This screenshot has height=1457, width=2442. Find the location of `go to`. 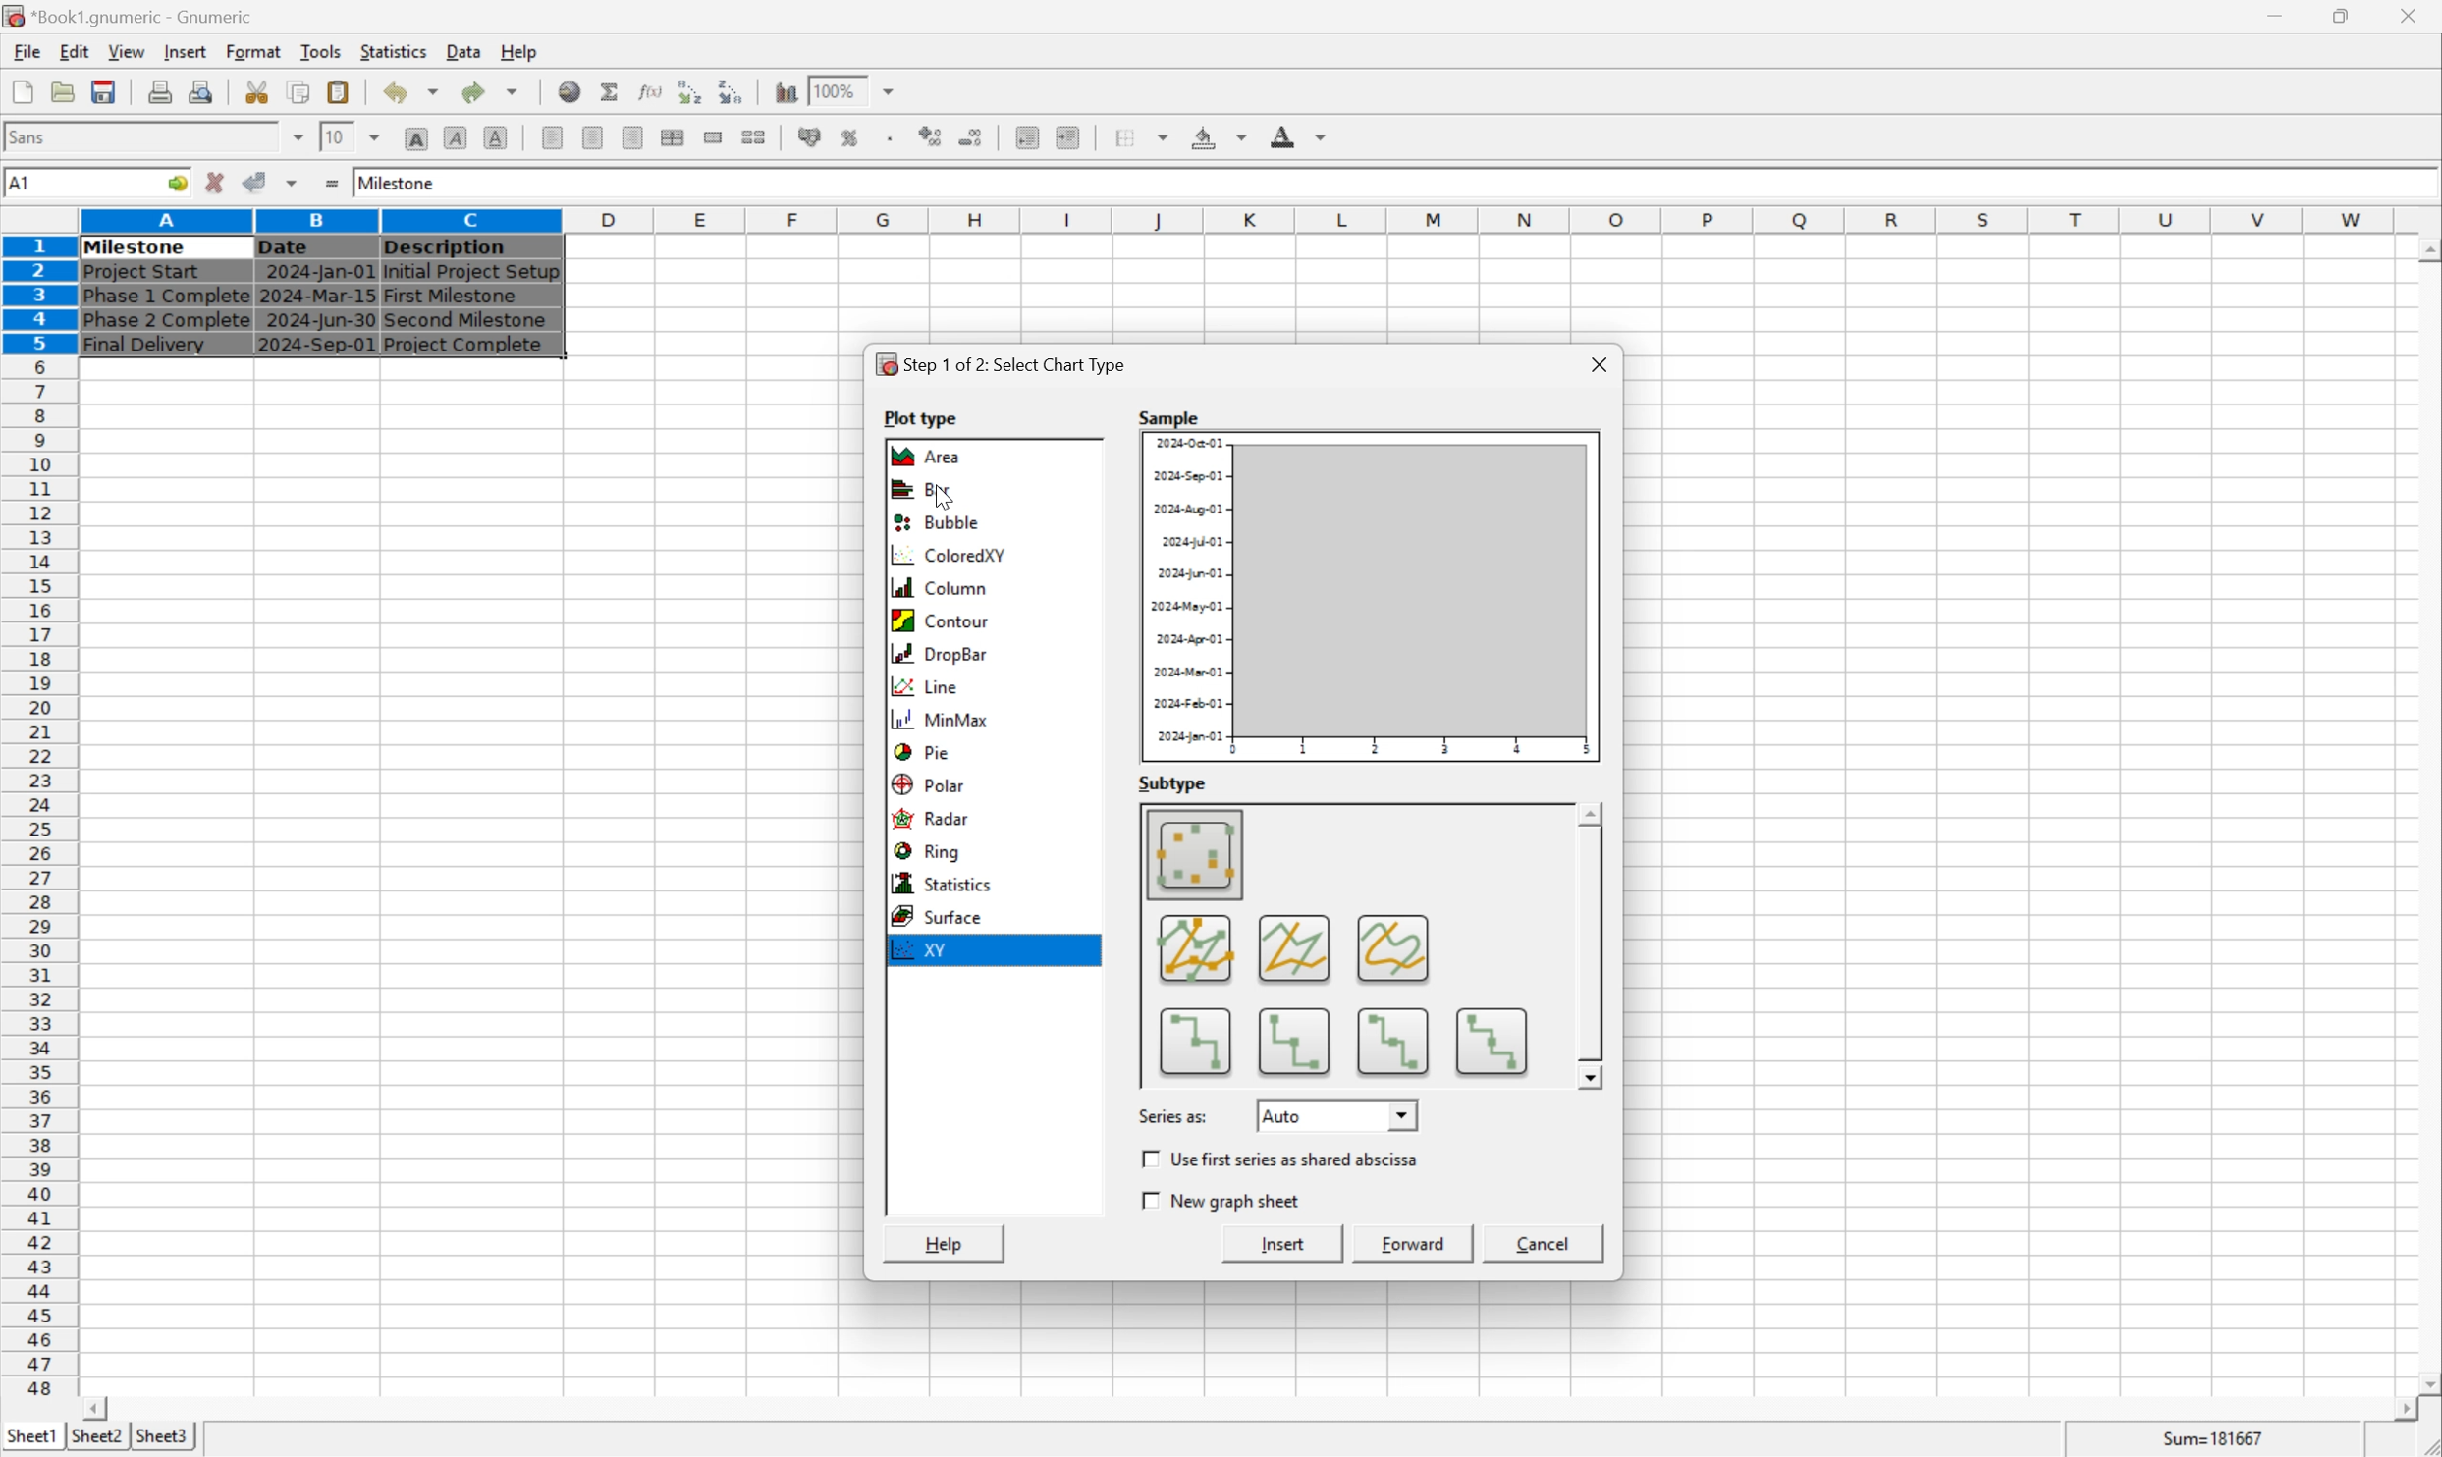

go to is located at coordinates (174, 184).